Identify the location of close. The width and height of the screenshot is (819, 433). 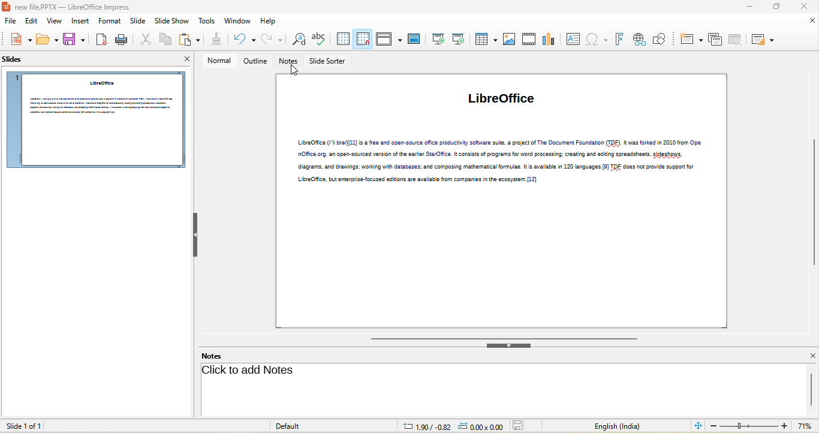
(182, 61).